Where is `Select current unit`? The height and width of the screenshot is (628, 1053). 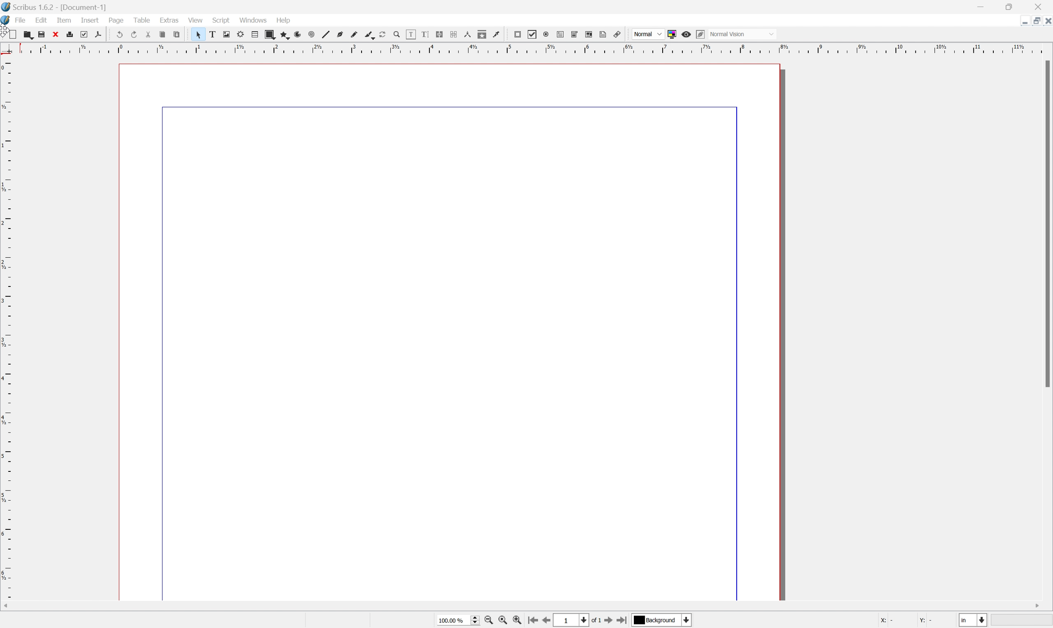 Select current unit is located at coordinates (972, 620).